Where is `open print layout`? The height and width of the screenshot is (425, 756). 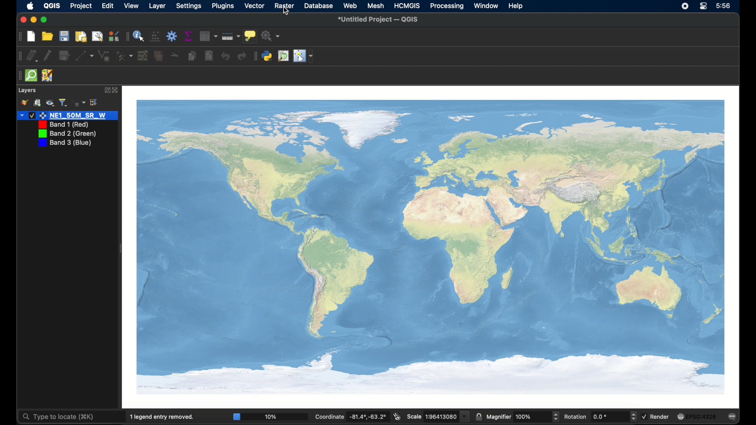 open print layout is located at coordinates (81, 36).